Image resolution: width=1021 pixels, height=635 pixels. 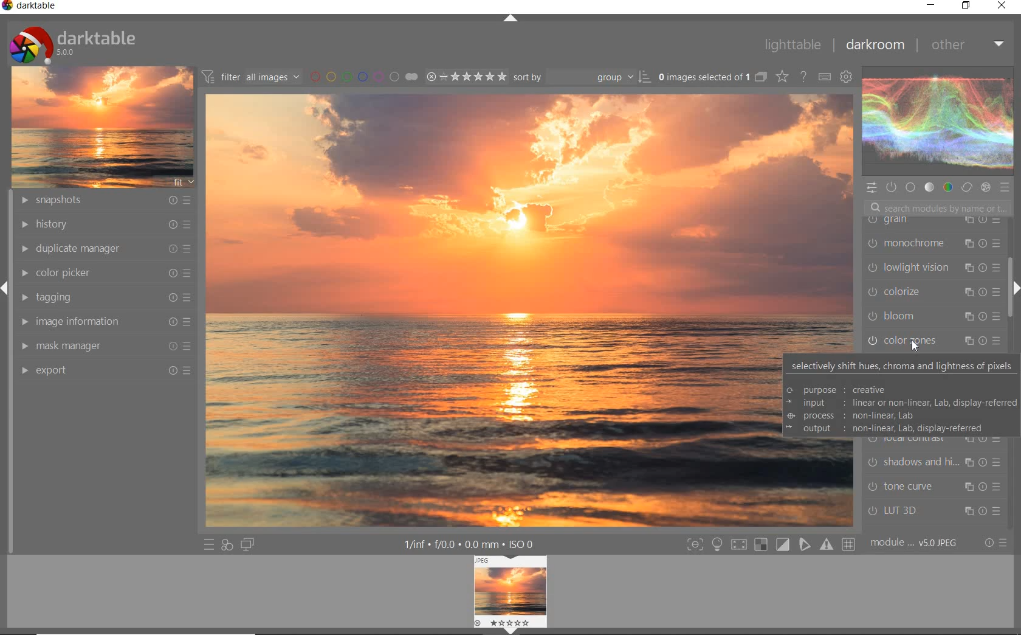 What do you see at coordinates (915, 543) in the screenshot?
I see `MODULE ORDER` at bounding box center [915, 543].